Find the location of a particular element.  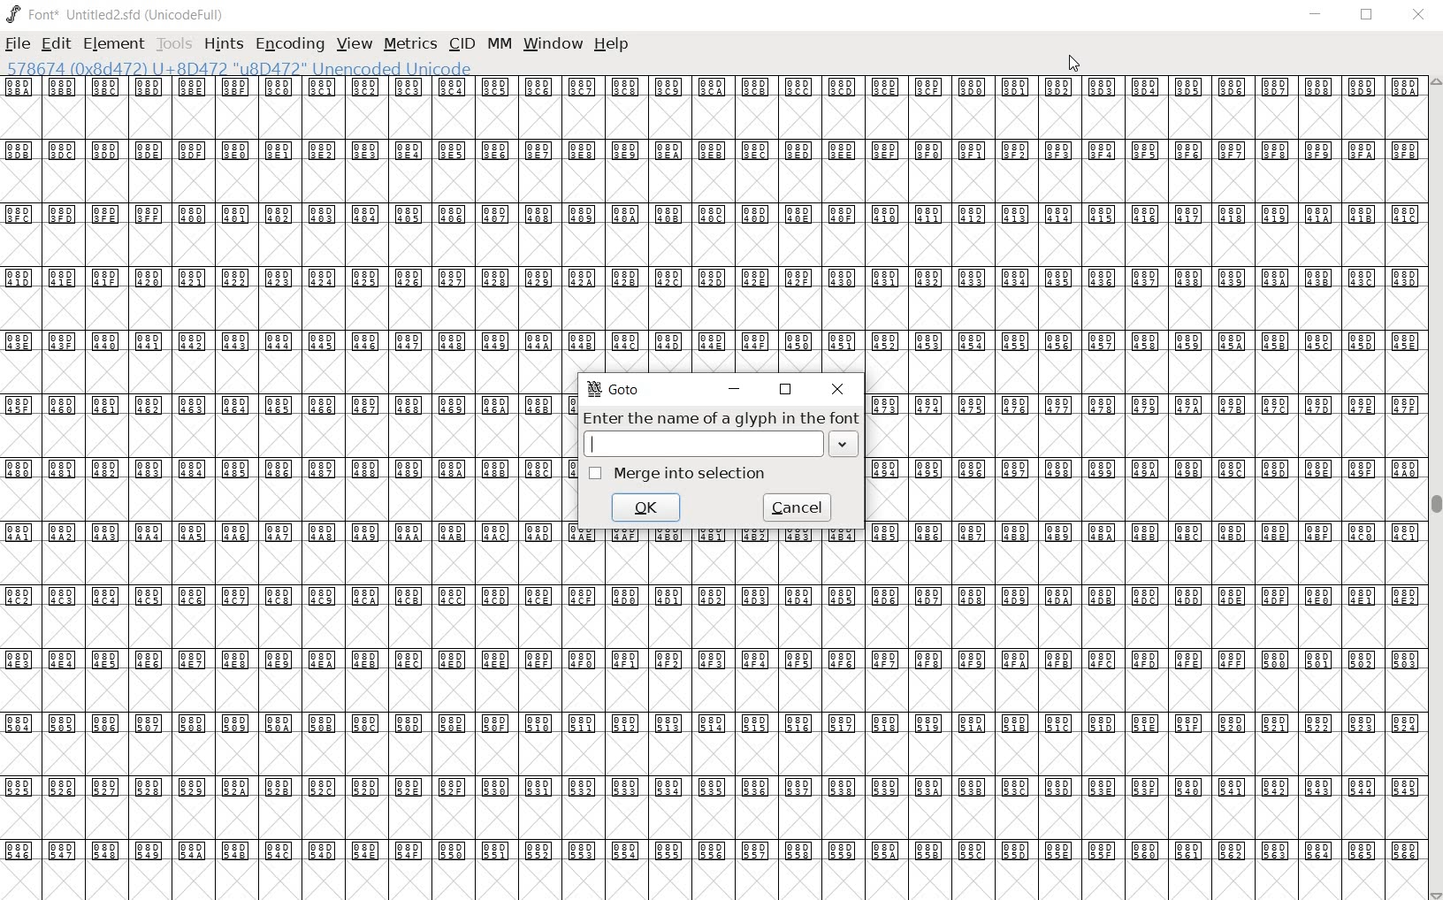

glyph characters is located at coordinates (994, 203).